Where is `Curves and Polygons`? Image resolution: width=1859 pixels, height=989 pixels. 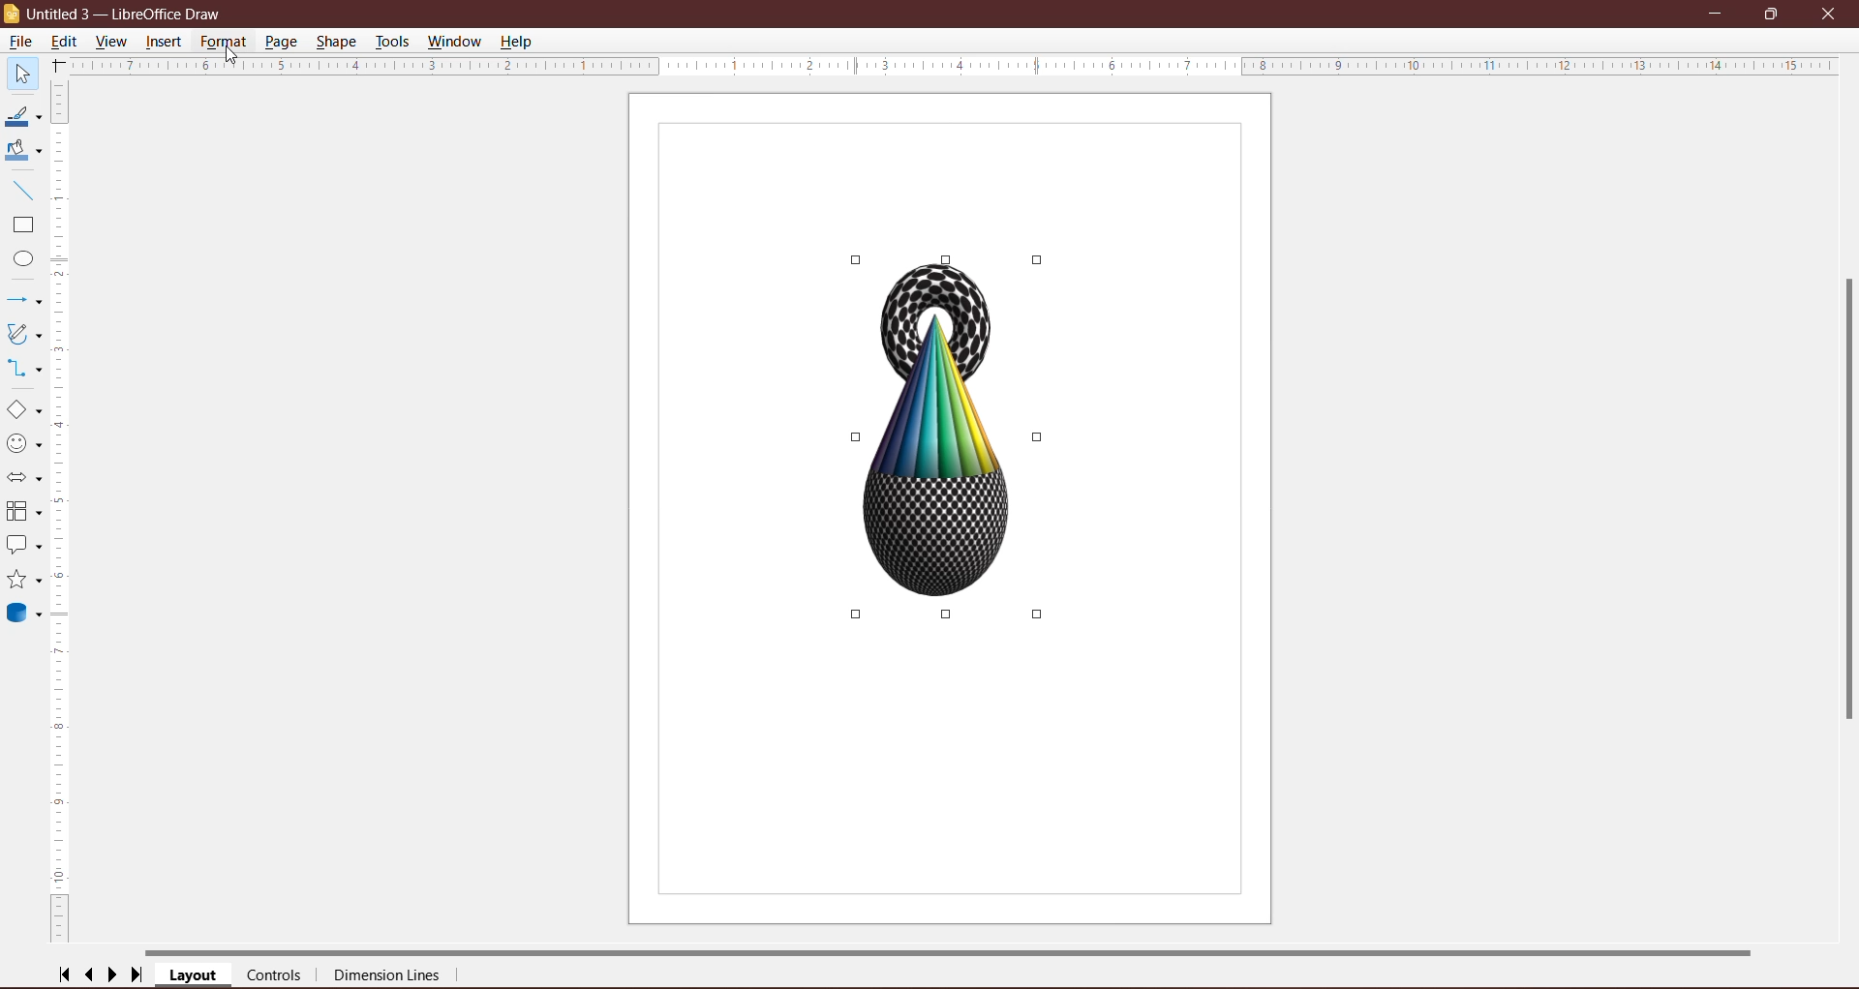 Curves and Polygons is located at coordinates (24, 334).